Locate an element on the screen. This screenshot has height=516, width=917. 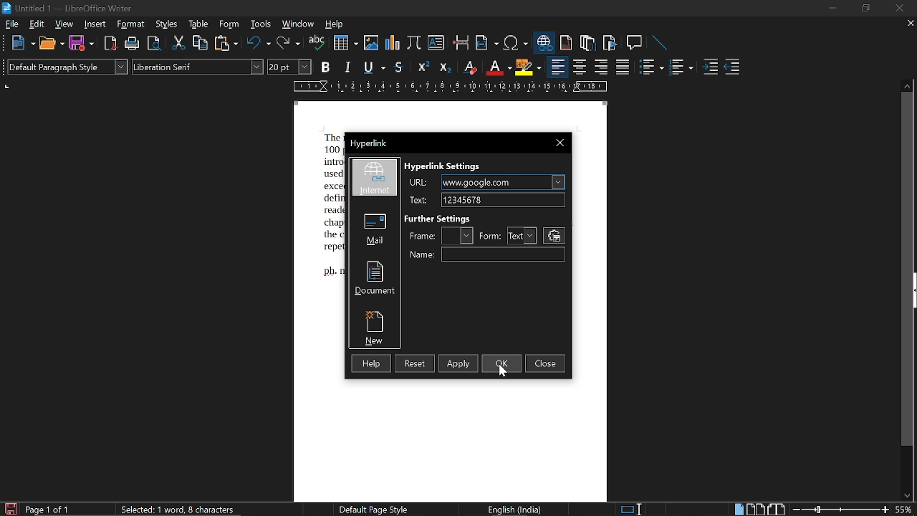
spell check is located at coordinates (317, 44).